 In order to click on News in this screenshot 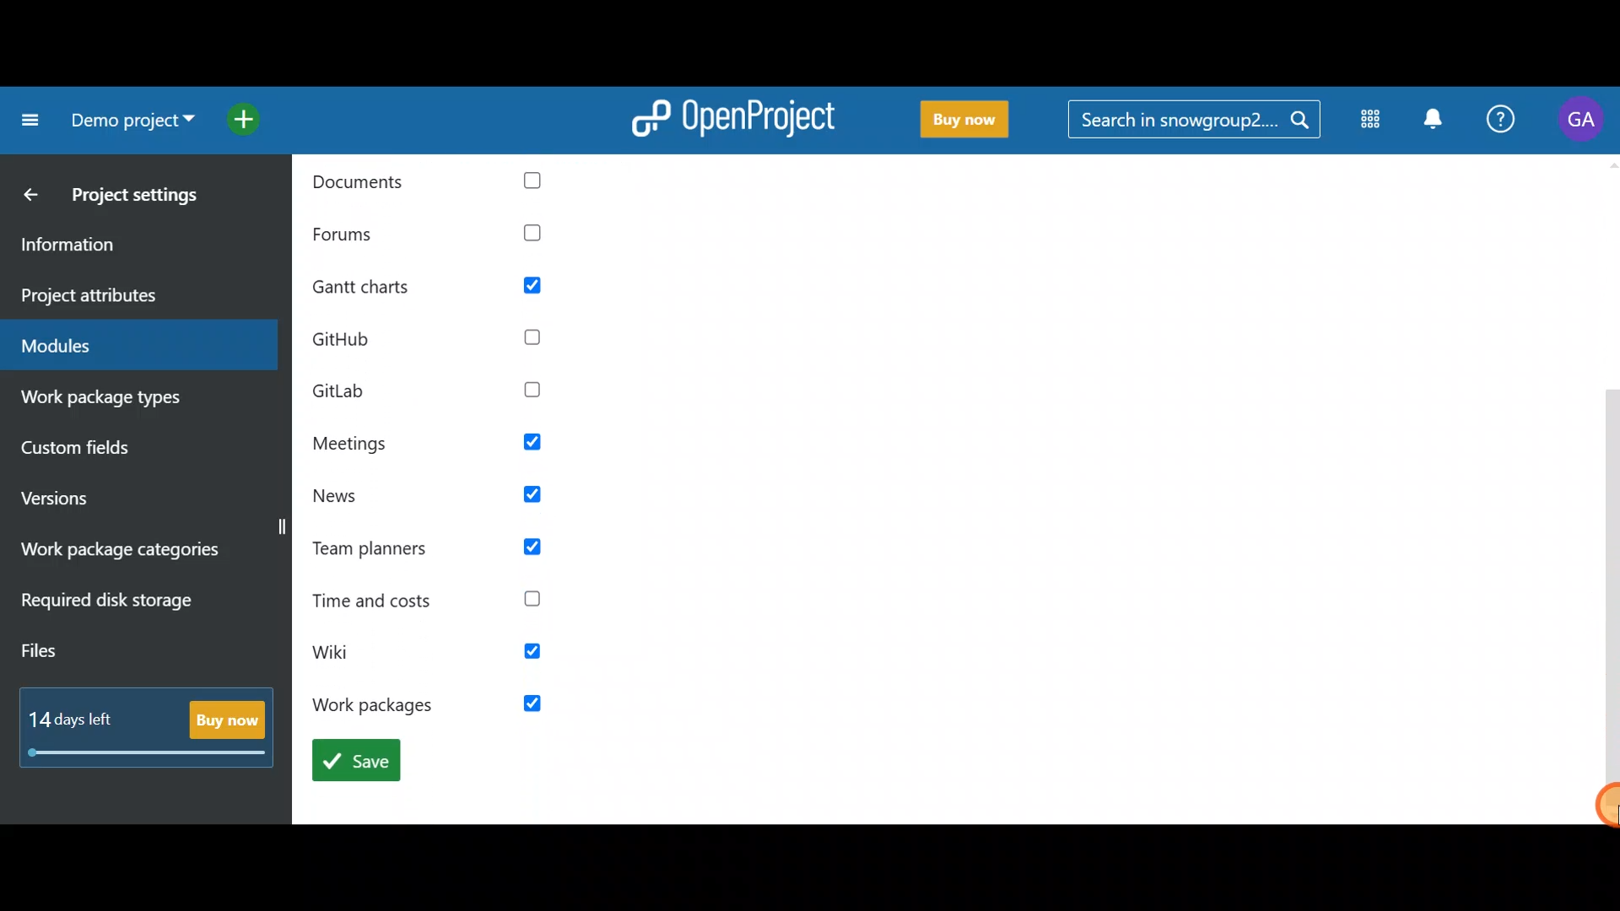, I will do `click(430, 499)`.